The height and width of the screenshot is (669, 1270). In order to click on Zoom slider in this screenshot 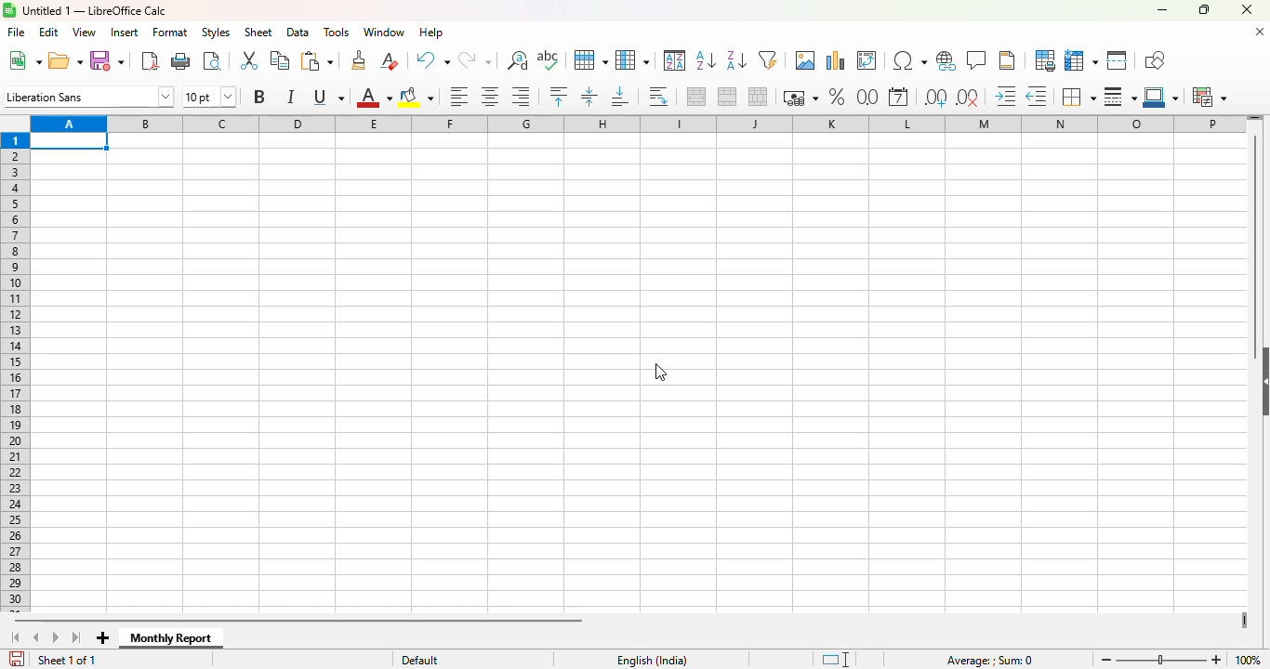, I will do `click(1161, 661)`.